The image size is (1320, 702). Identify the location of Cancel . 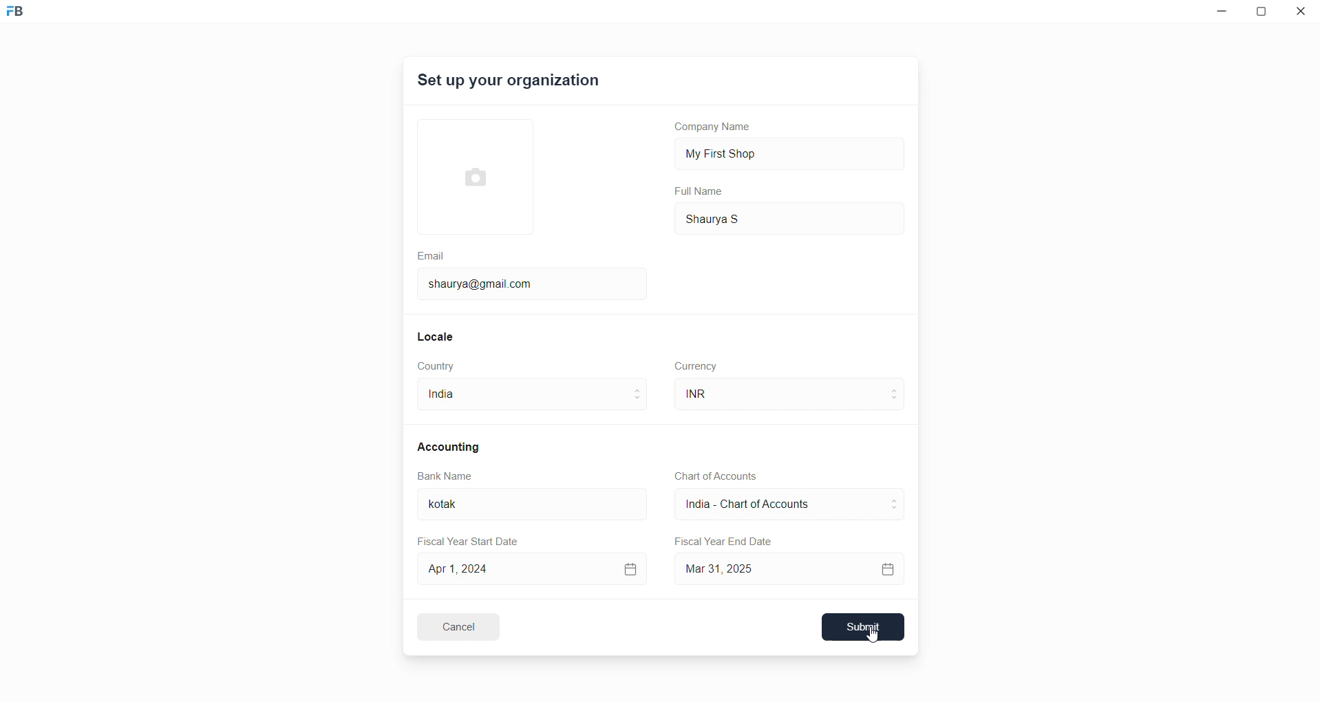
(467, 626).